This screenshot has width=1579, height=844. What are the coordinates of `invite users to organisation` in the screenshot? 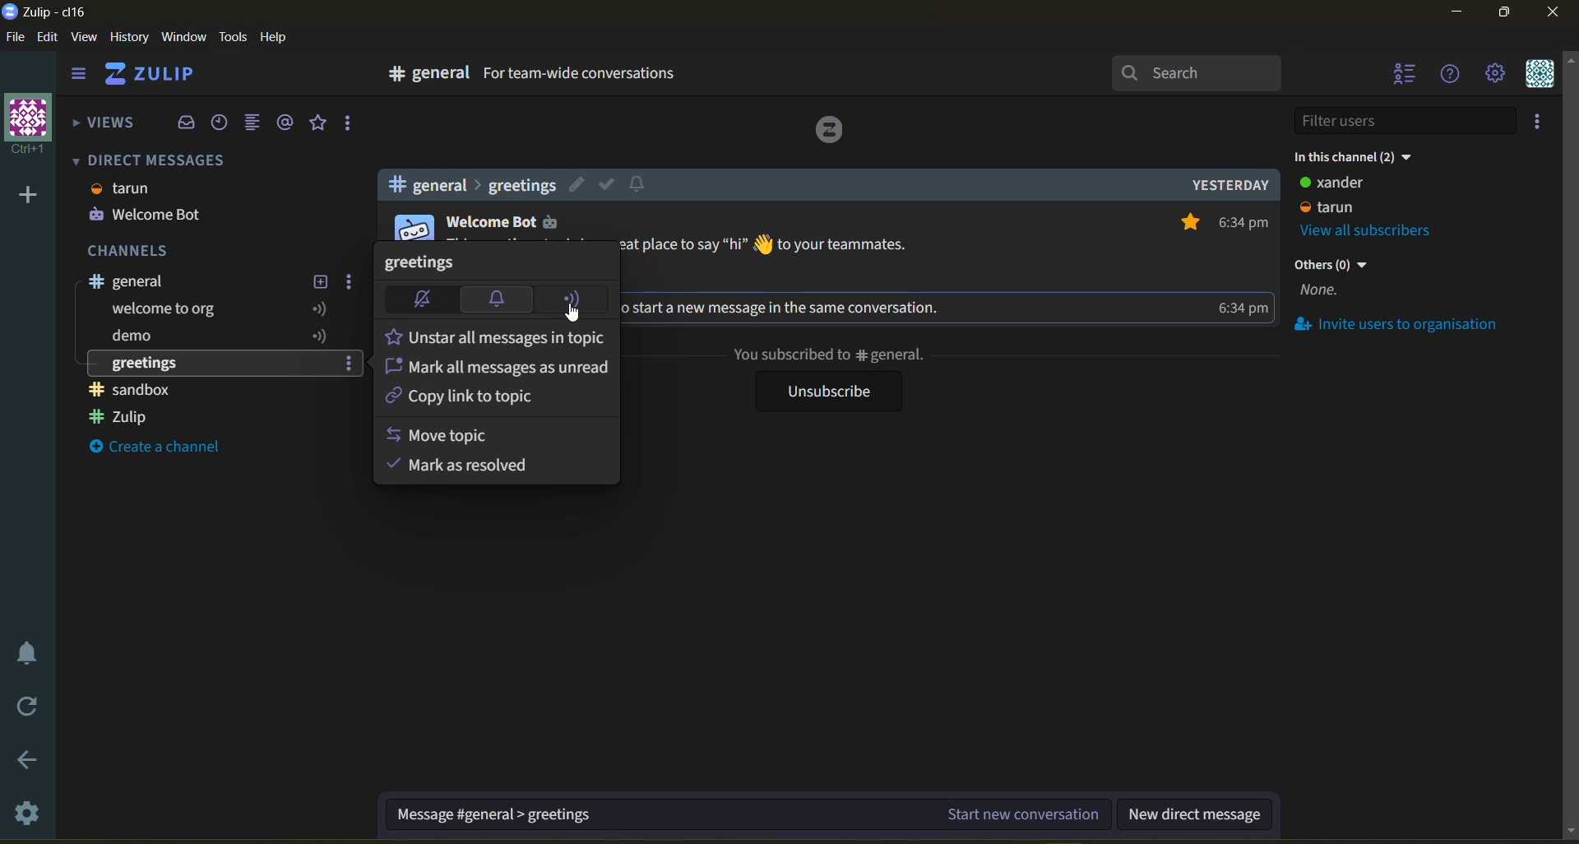 It's located at (1411, 327).